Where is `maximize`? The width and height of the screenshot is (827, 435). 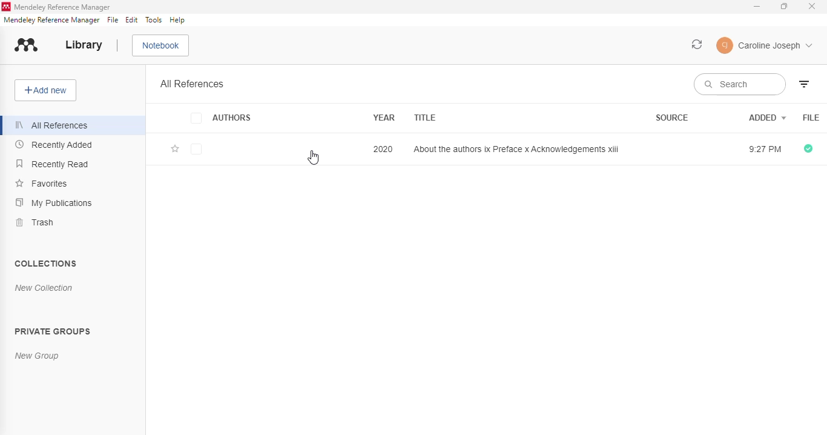
maximize is located at coordinates (785, 7).